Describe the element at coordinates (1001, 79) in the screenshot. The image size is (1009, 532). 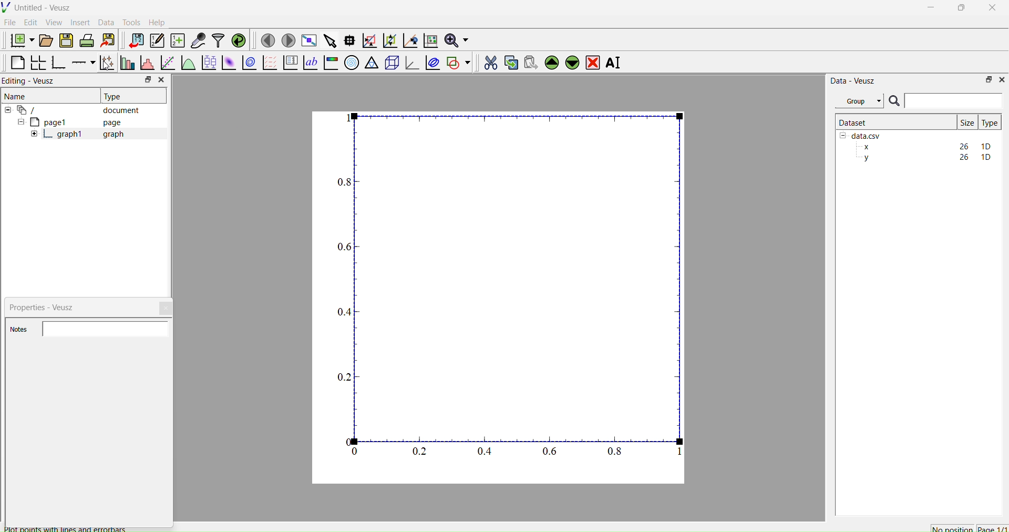
I see `Close` at that location.